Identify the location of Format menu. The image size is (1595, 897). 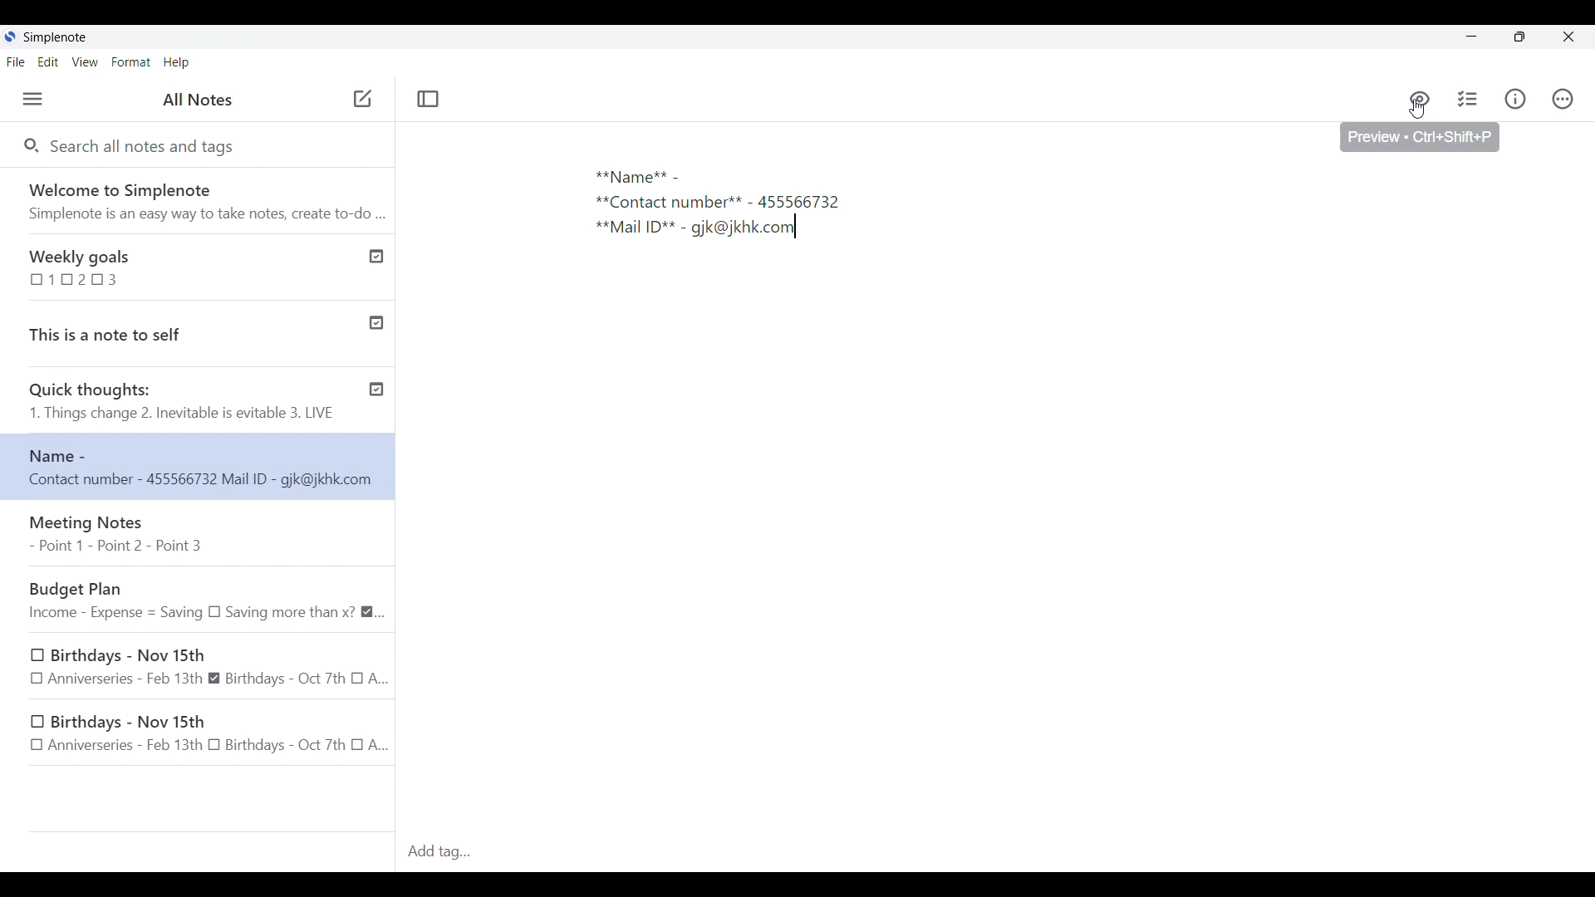
(130, 62).